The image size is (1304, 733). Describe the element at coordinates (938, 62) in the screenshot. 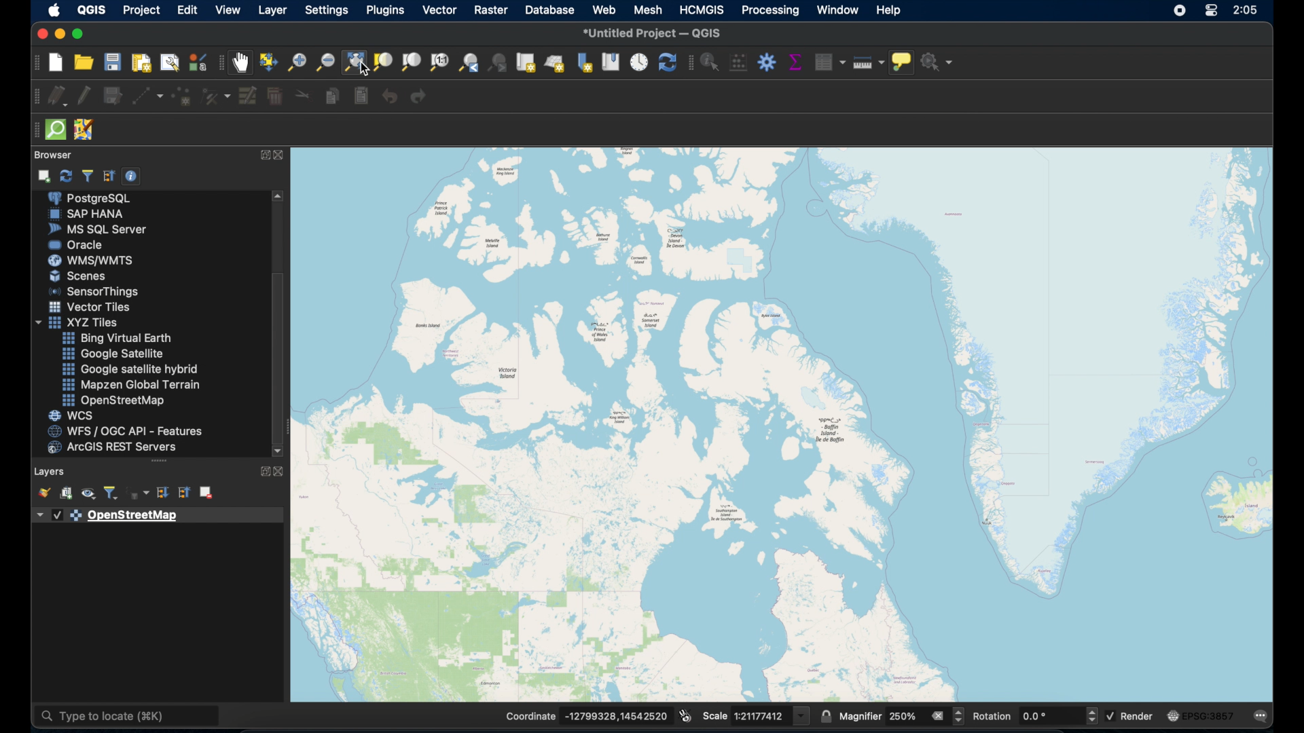

I see `run. feature action` at that location.